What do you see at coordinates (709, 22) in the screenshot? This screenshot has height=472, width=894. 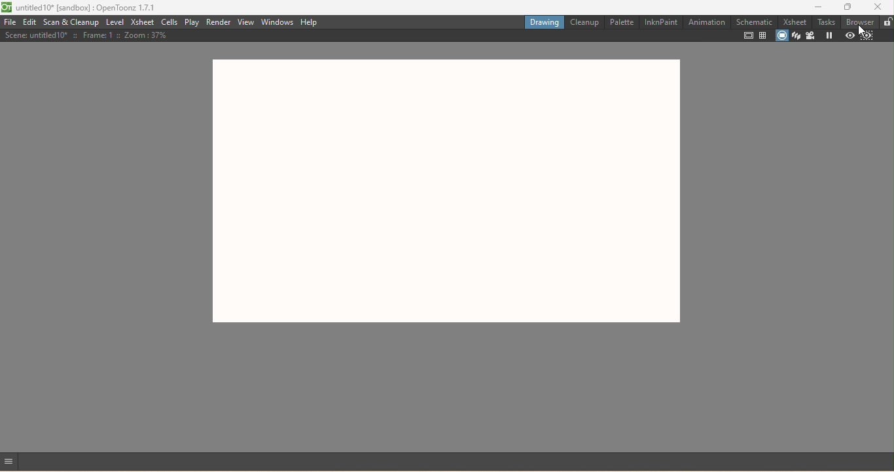 I see `Animation` at bounding box center [709, 22].